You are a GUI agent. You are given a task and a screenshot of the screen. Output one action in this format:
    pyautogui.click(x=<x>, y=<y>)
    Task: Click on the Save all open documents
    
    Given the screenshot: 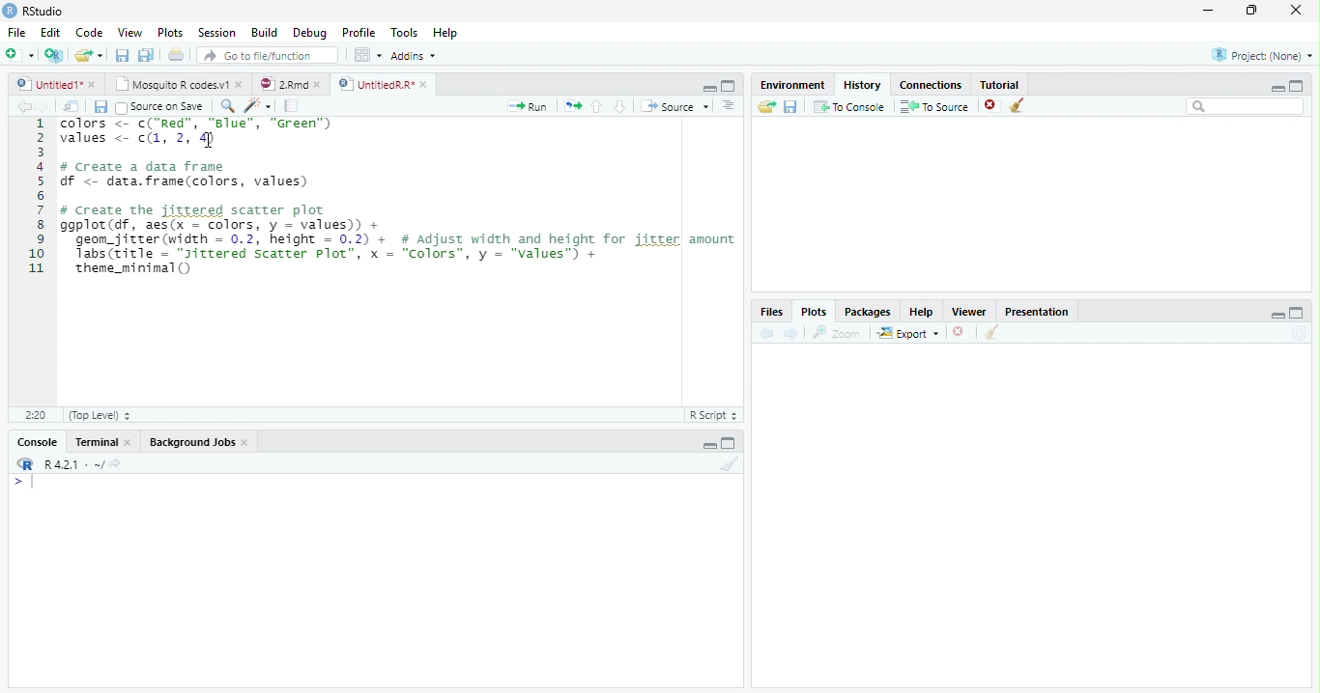 What is the action you would take?
    pyautogui.click(x=147, y=55)
    